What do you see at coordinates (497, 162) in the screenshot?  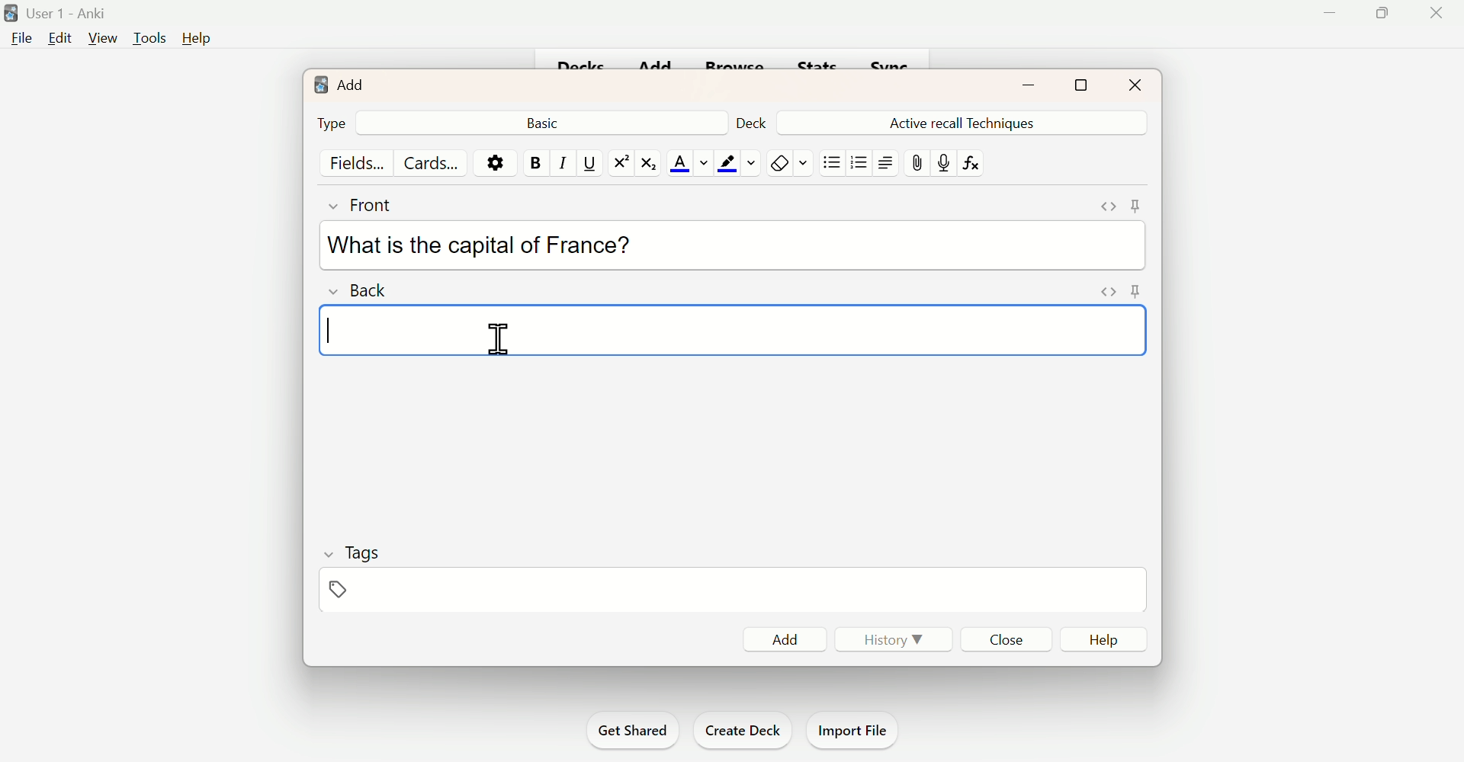 I see `Options` at bounding box center [497, 162].